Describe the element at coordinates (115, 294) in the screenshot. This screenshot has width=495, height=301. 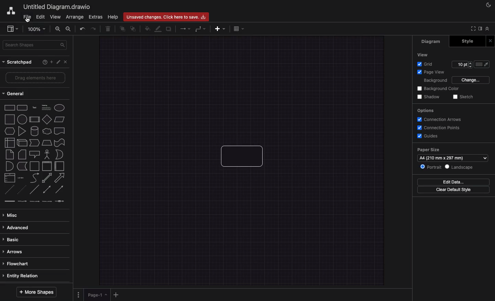
I see `Add` at that location.